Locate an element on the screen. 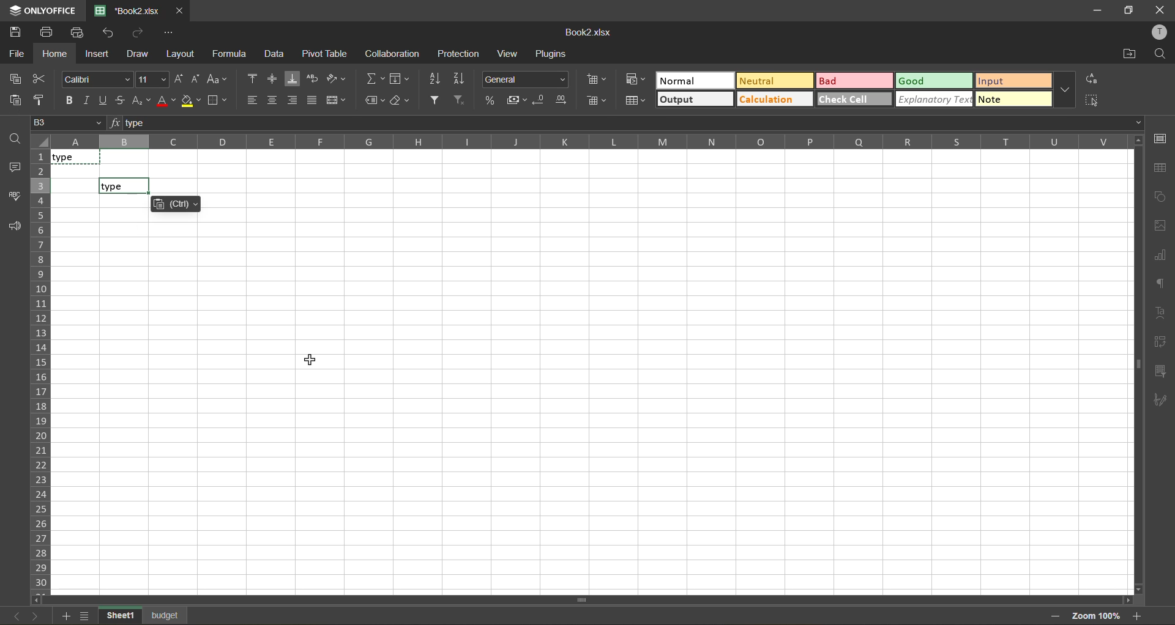 This screenshot has width=1175, height=625. minimize is located at coordinates (1099, 10).